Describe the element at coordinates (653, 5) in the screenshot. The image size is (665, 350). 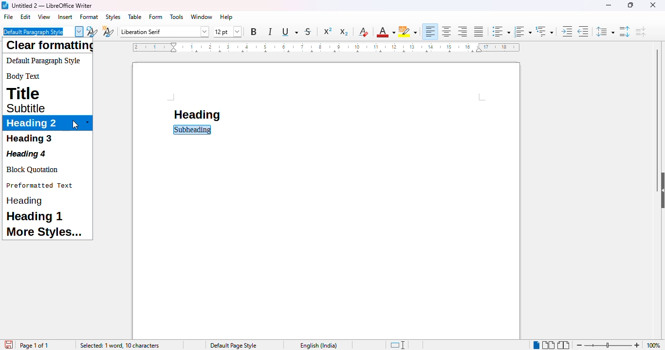
I see `close` at that location.